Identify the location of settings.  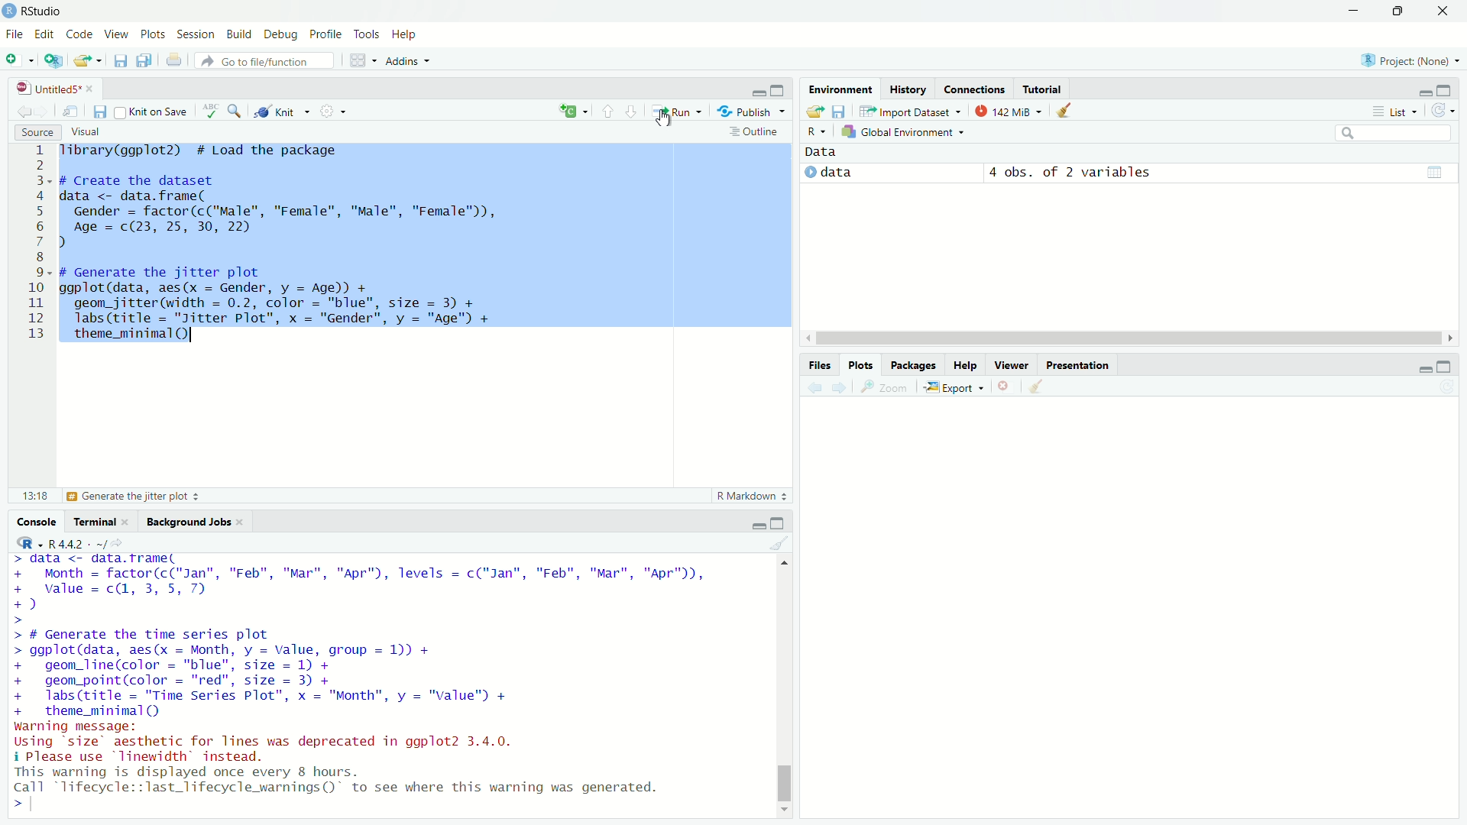
(335, 112).